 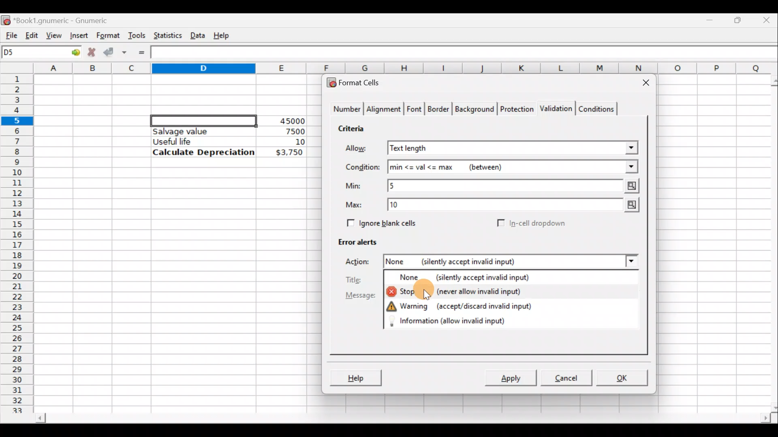 What do you see at coordinates (32, 53) in the screenshot?
I see `Cell name D5` at bounding box center [32, 53].